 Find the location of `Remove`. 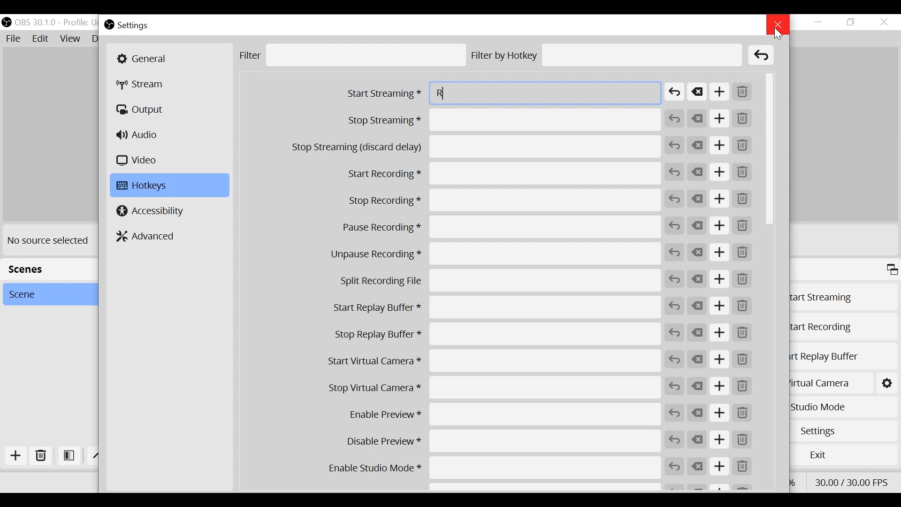

Remove is located at coordinates (743, 334).